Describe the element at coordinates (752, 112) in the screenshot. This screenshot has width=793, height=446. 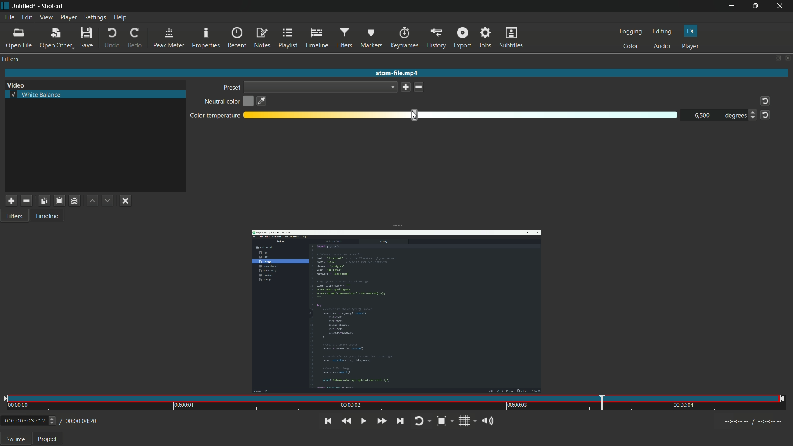
I see `increase` at that location.